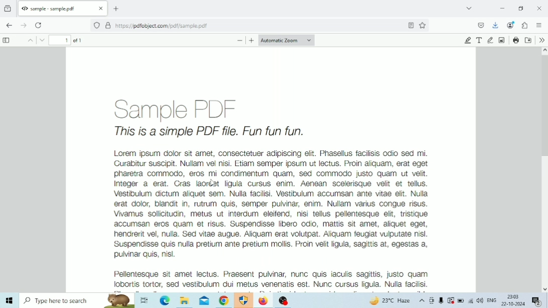 This screenshot has height=308, width=548. What do you see at coordinates (286, 40) in the screenshot?
I see `Zoom options` at bounding box center [286, 40].